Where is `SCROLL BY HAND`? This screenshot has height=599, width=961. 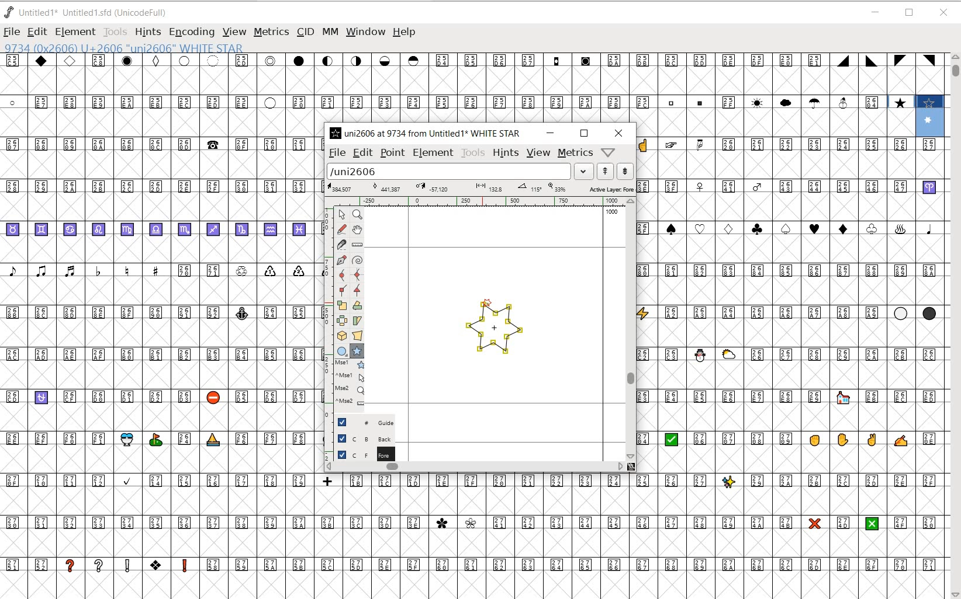
SCROLL BY HAND is located at coordinates (357, 230).